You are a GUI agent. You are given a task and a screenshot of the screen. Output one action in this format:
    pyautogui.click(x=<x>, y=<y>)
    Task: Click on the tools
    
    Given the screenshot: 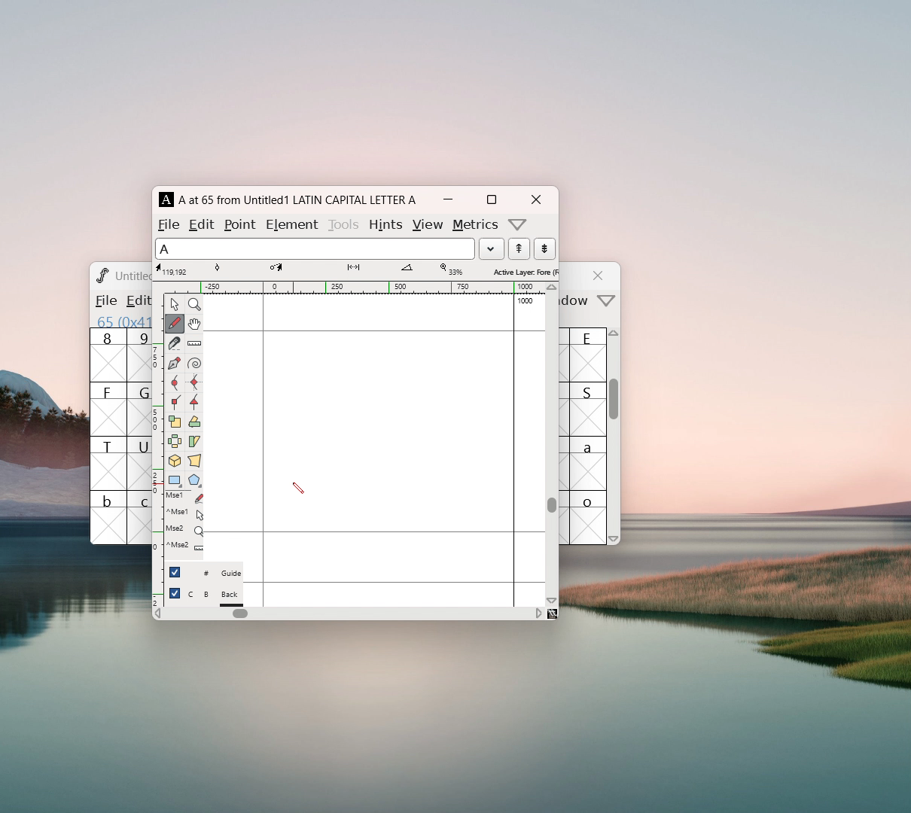 What is the action you would take?
    pyautogui.click(x=345, y=223)
    